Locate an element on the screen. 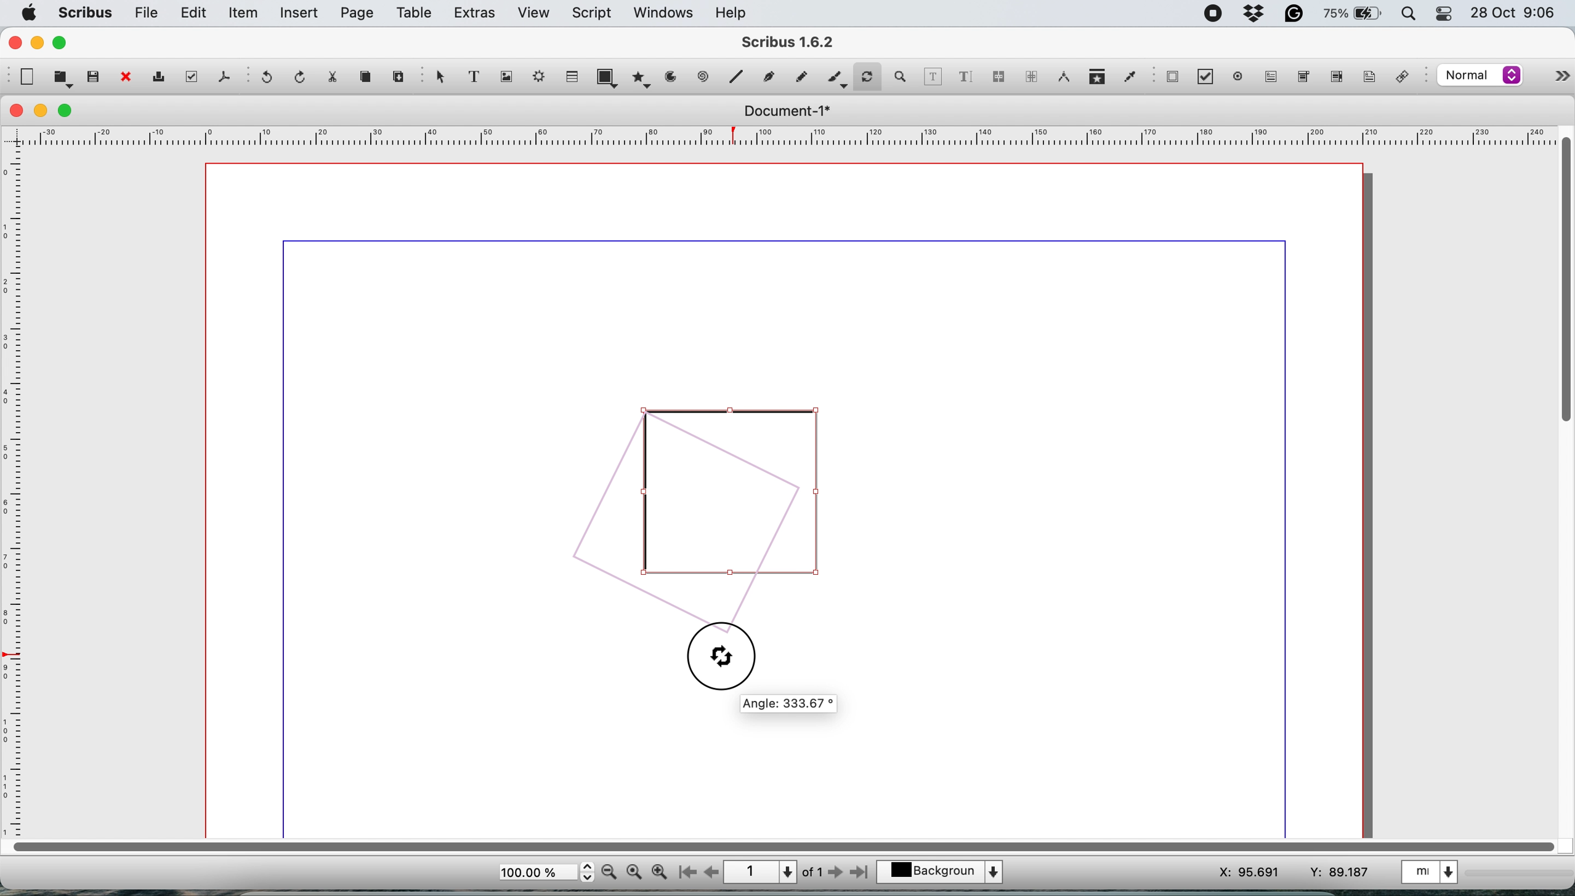 The width and height of the screenshot is (1575, 896). link text frame is located at coordinates (1001, 77).